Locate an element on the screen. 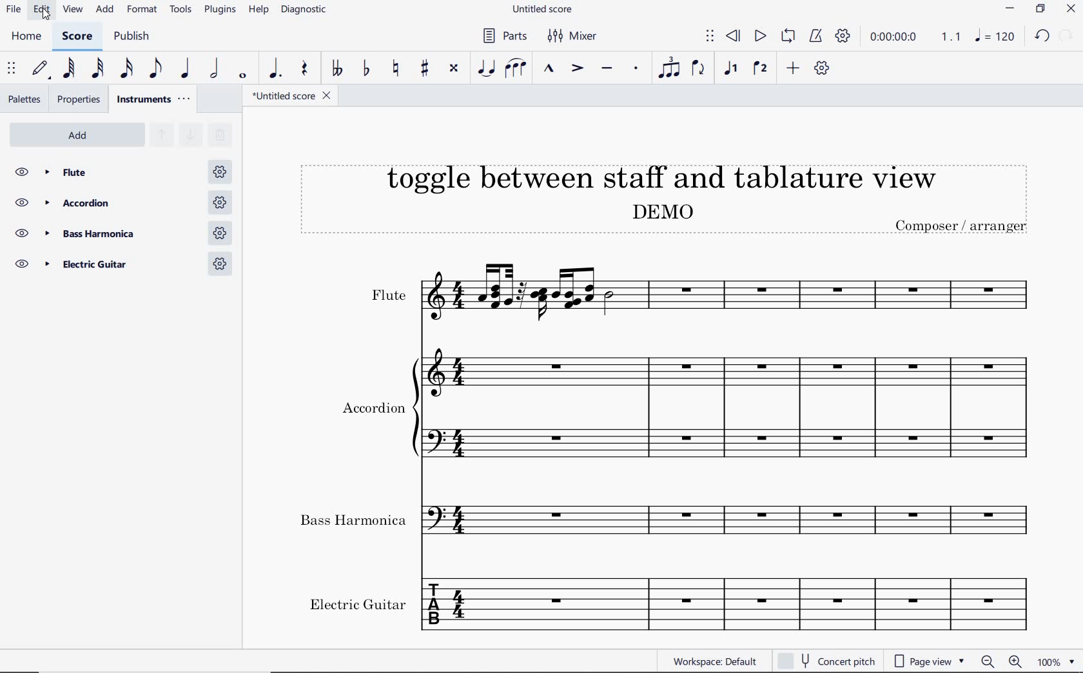  diagnostic is located at coordinates (307, 12).